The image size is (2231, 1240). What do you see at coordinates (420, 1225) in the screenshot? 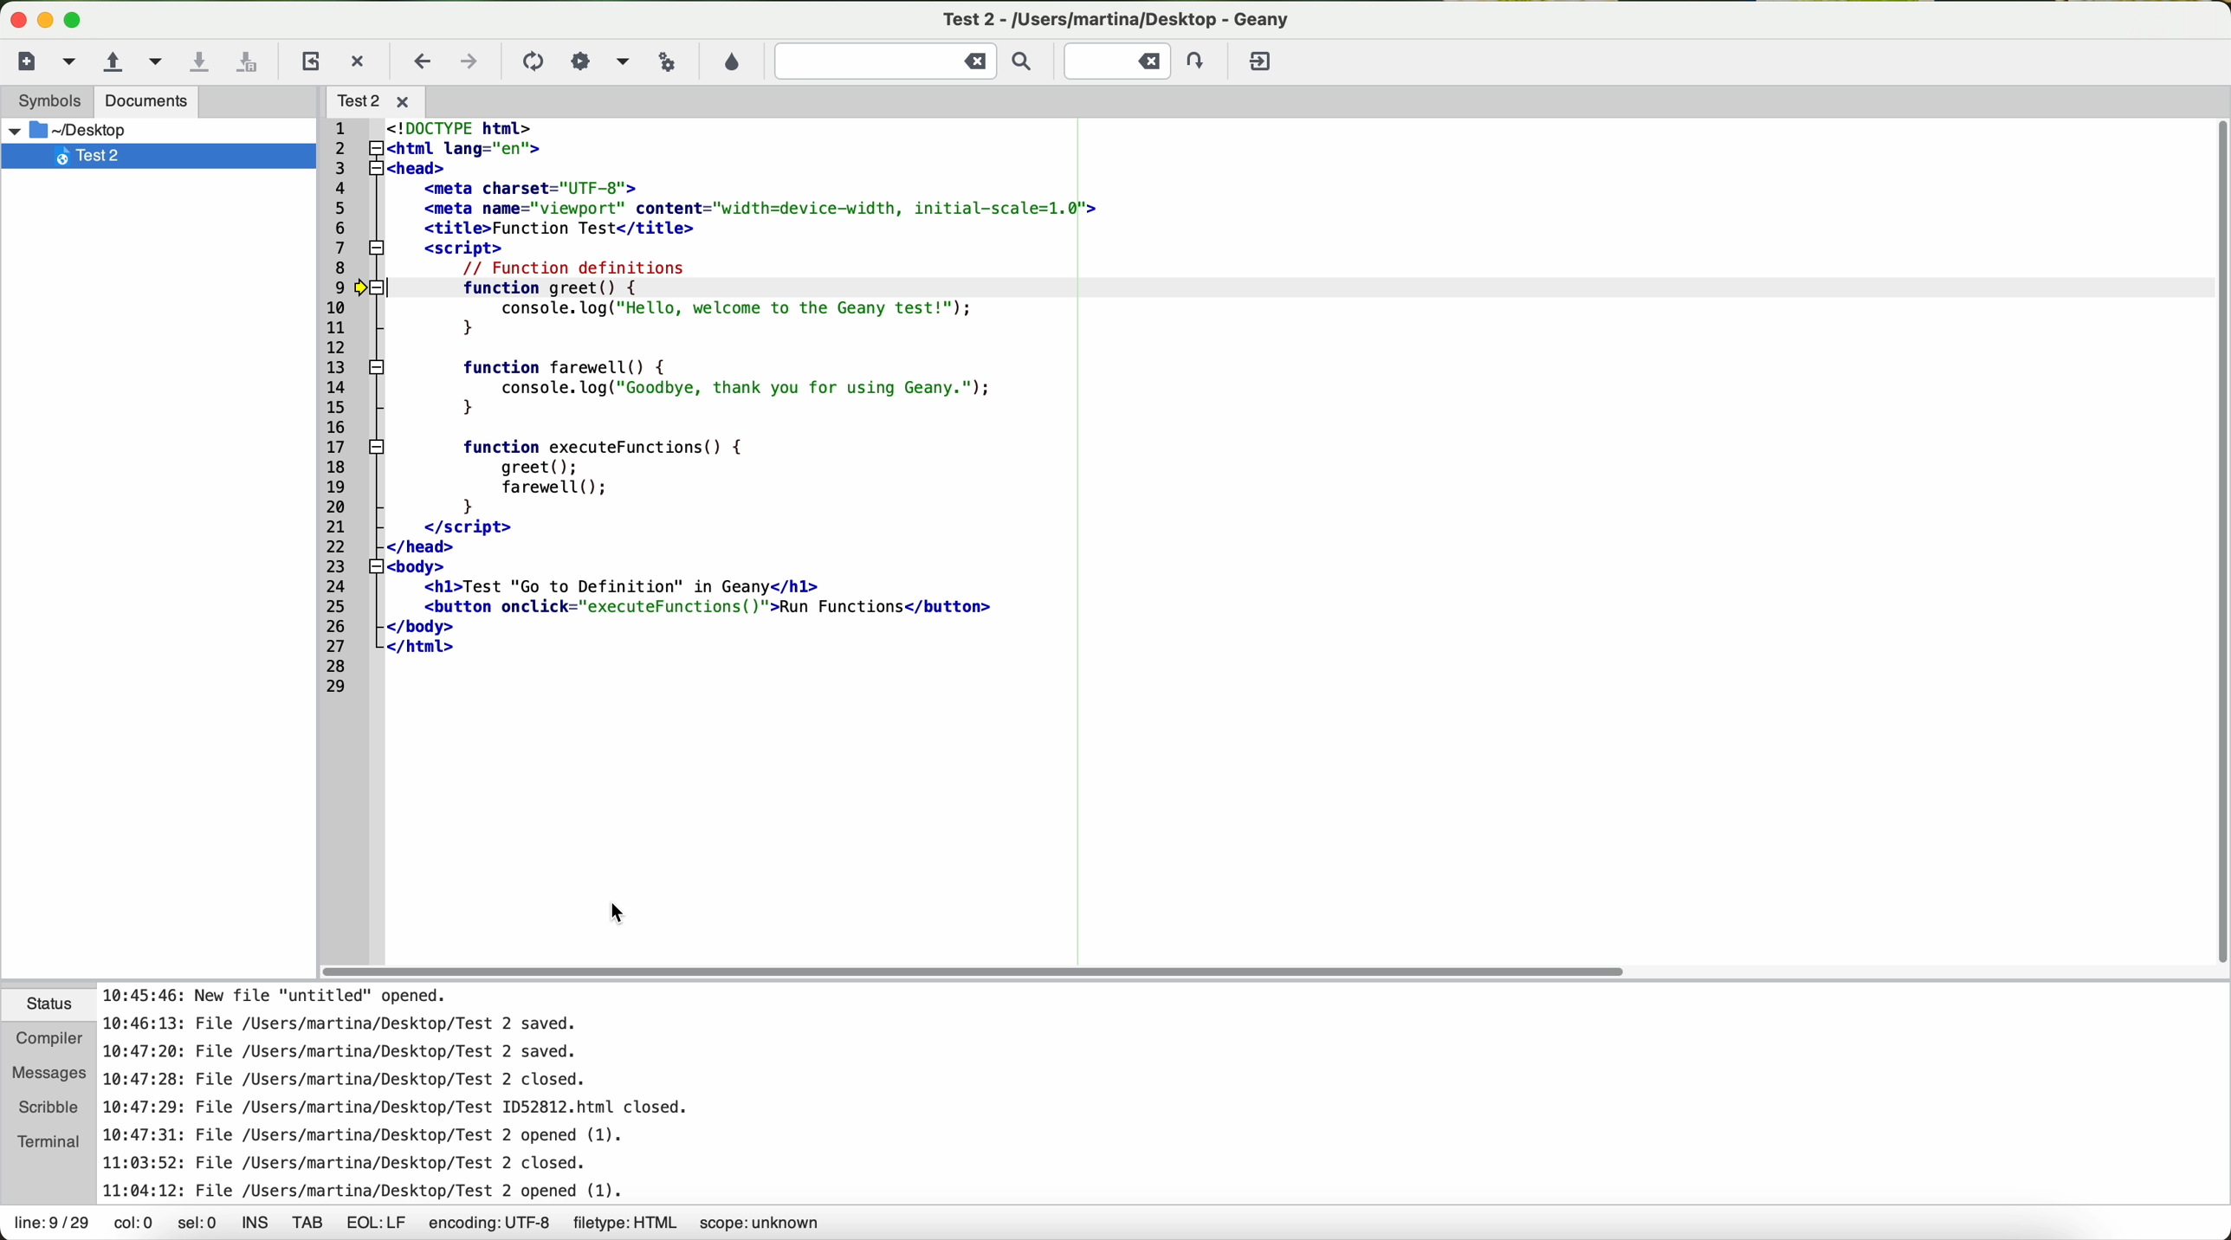
I see `data` at bounding box center [420, 1225].